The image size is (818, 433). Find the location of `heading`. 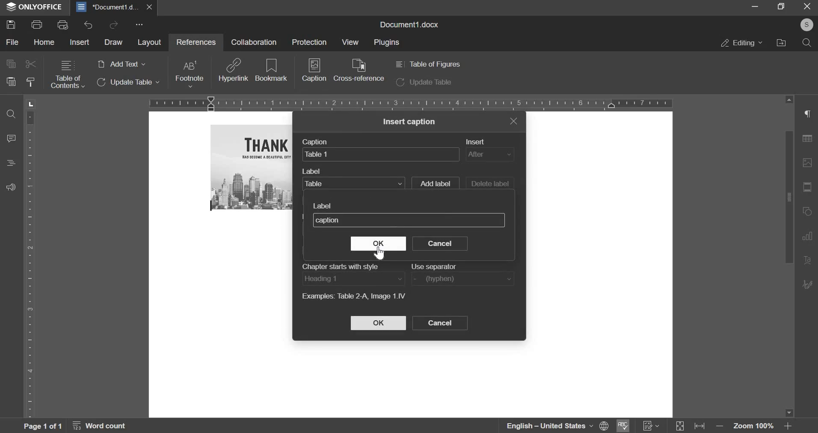

heading is located at coordinates (353, 278).